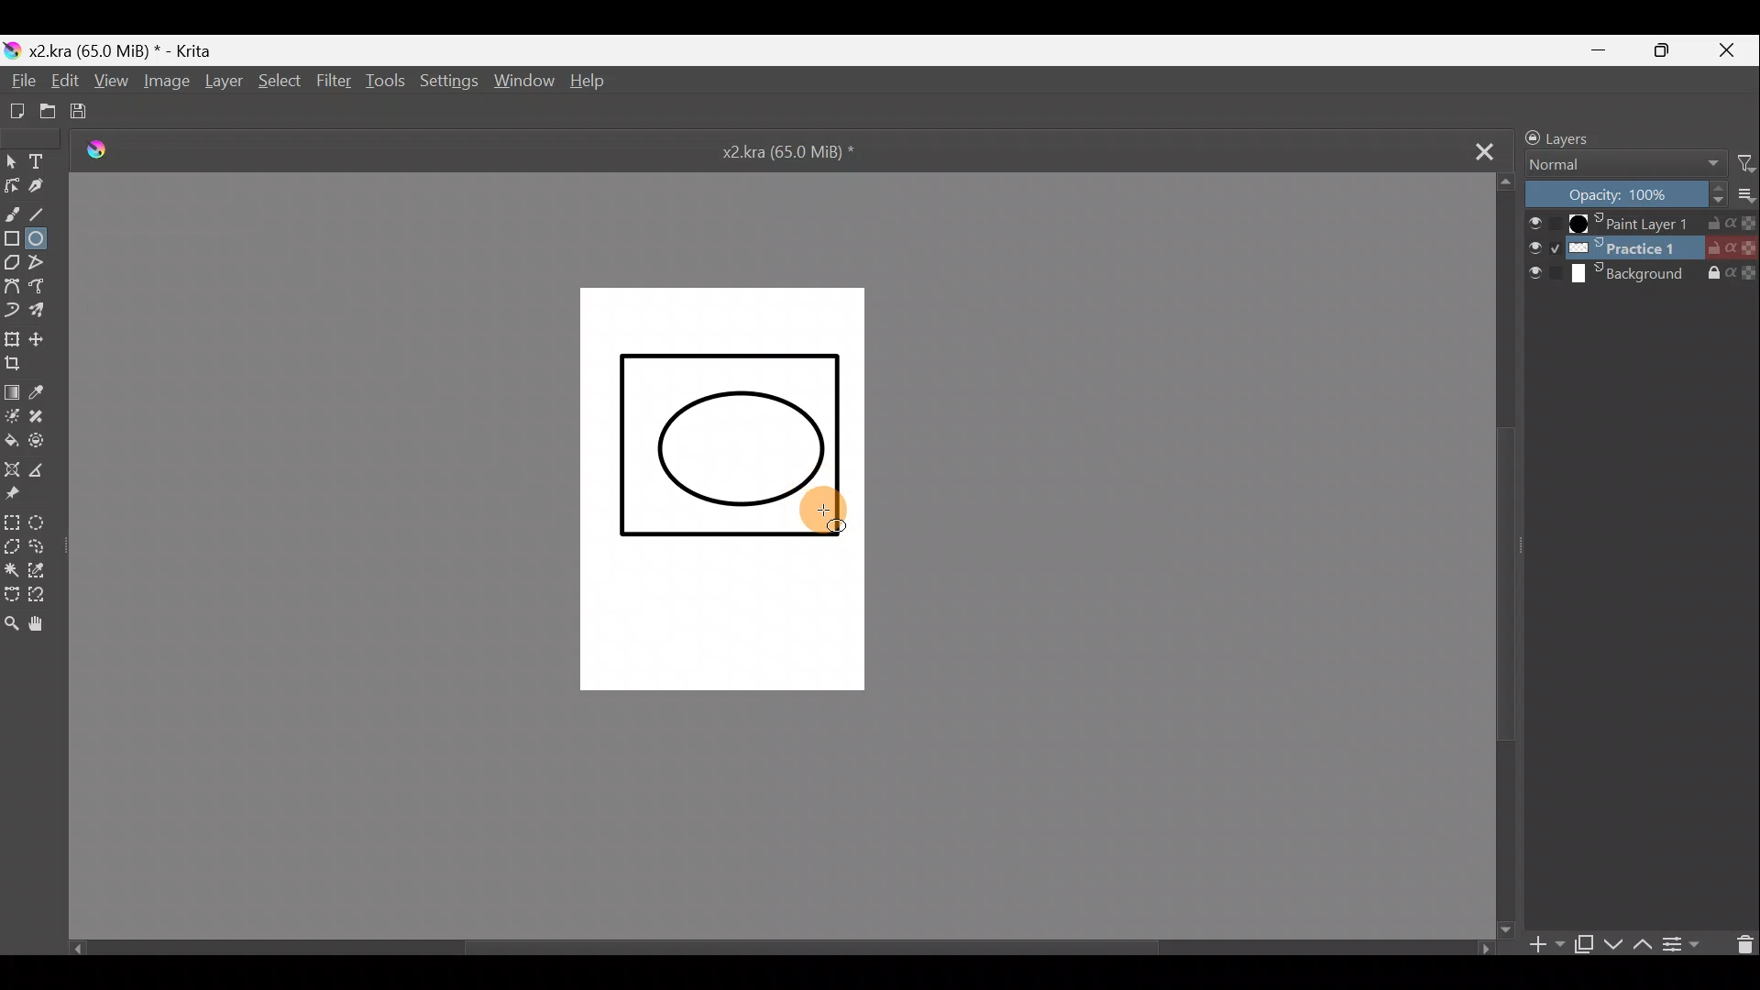  Describe the element at coordinates (1527, 137) in the screenshot. I see `lock/unlock docker` at that location.